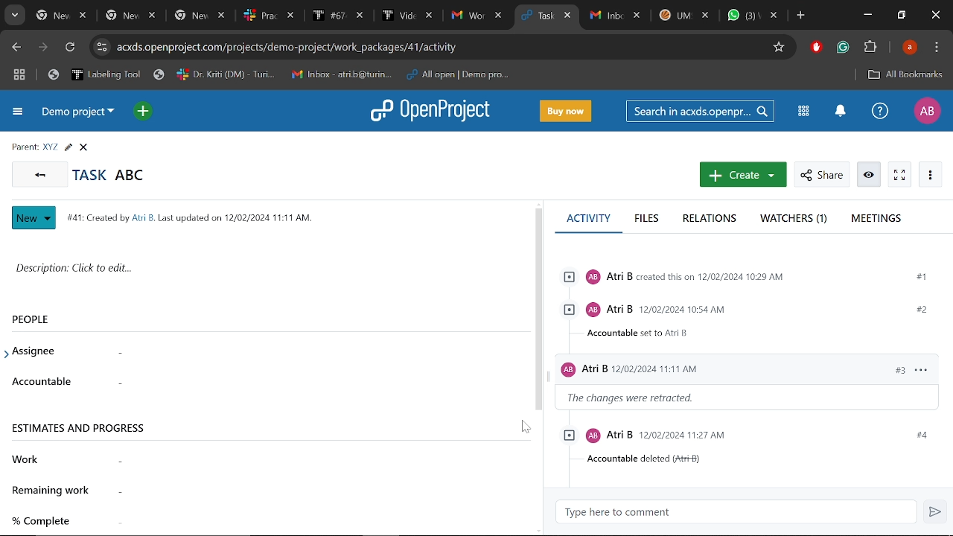  I want to click on ‘Accountable set to Atri B, so click(648, 334).